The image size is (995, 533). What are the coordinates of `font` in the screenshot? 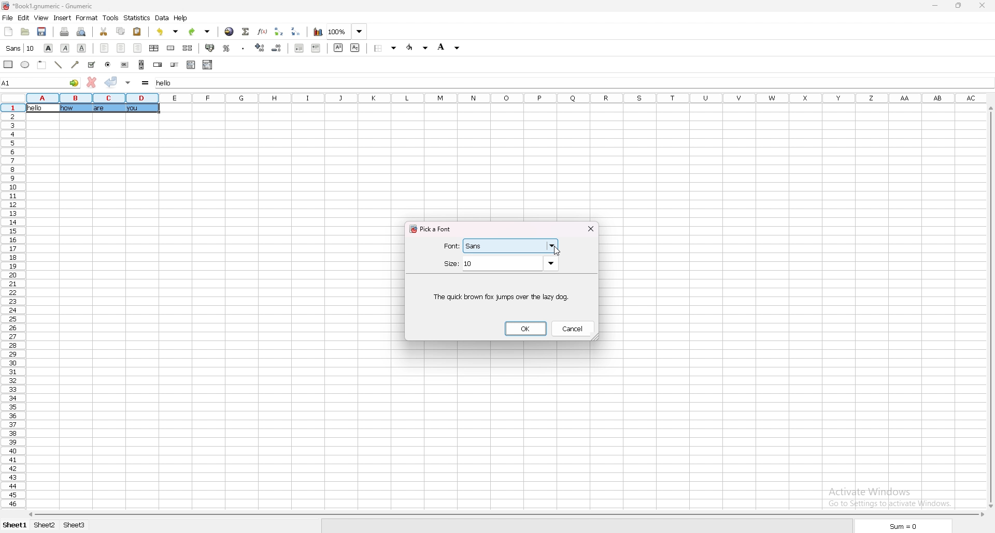 It's located at (19, 48).